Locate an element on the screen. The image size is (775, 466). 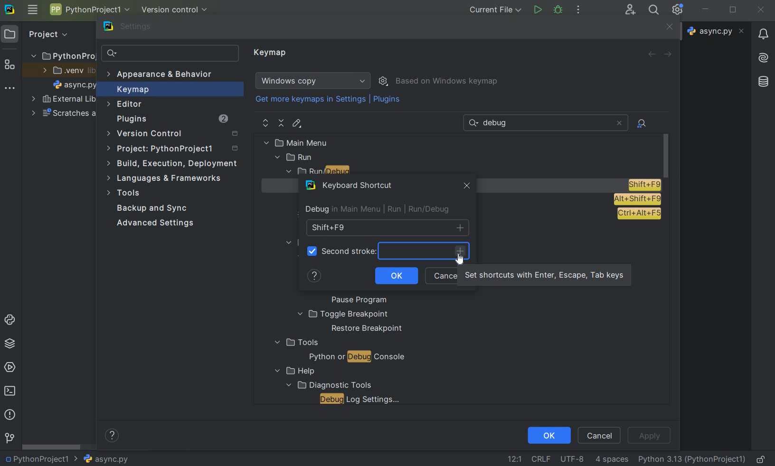
toggle breakpoint is located at coordinates (343, 314).